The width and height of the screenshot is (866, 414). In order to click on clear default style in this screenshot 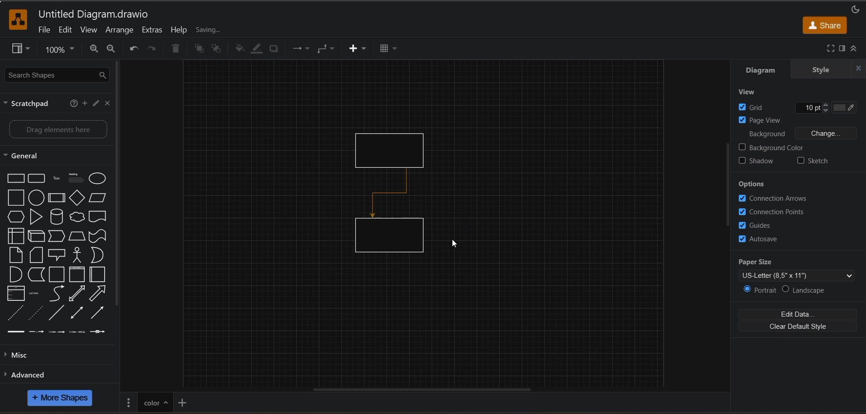, I will do `click(801, 327)`.